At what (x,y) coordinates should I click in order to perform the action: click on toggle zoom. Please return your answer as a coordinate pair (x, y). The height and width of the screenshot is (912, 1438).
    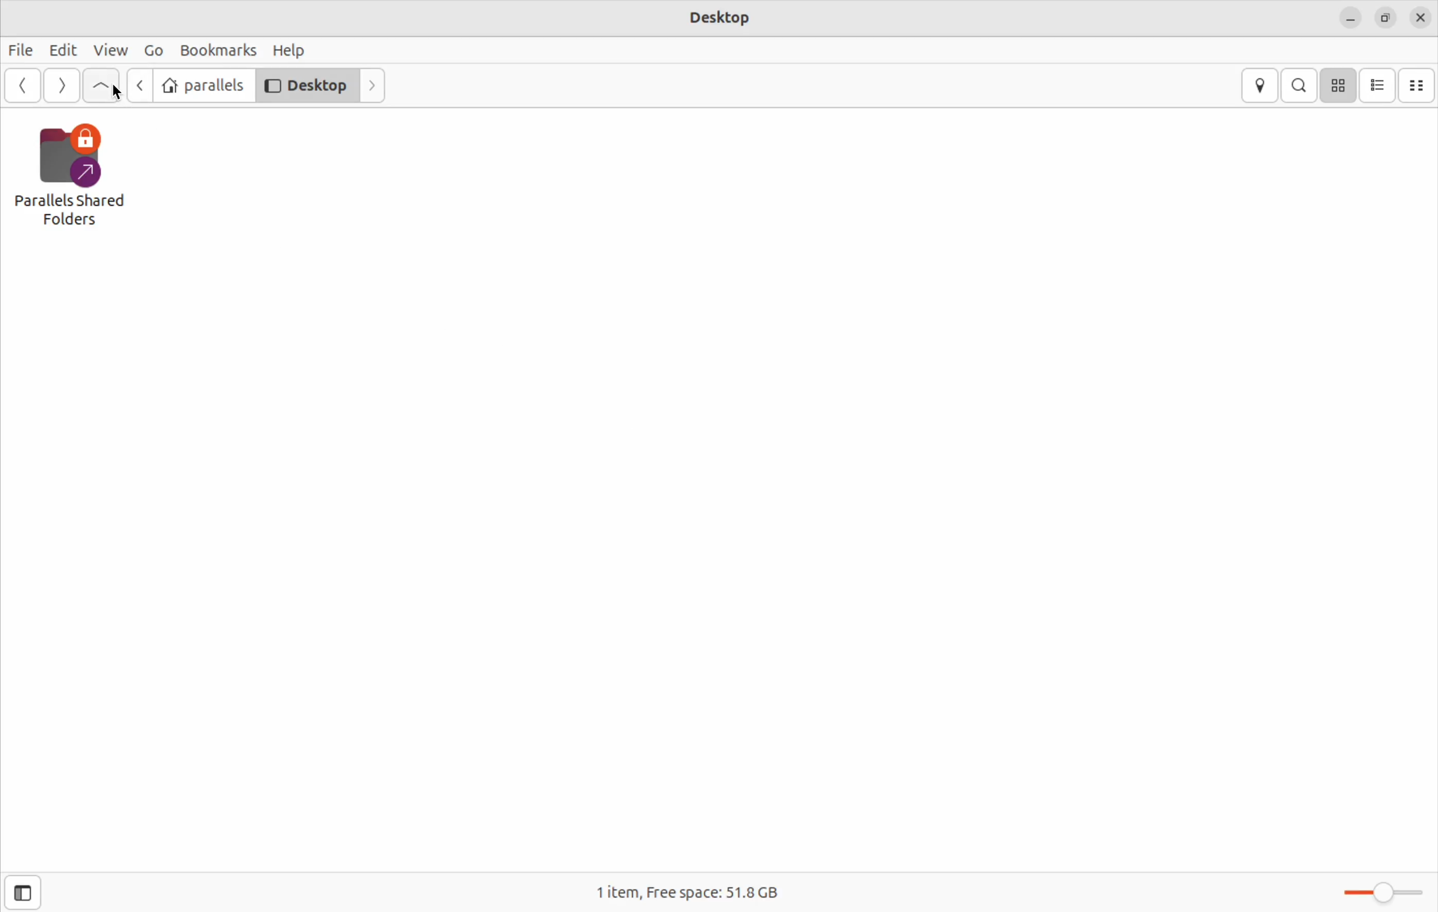
    Looking at the image, I should click on (1383, 888).